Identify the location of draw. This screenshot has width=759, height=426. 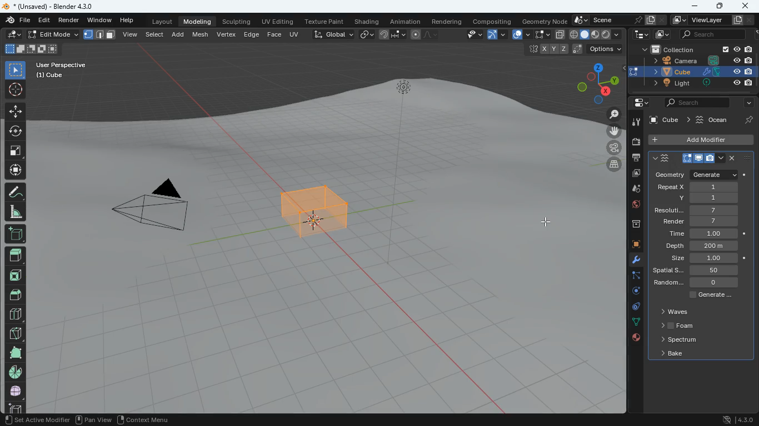
(14, 191).